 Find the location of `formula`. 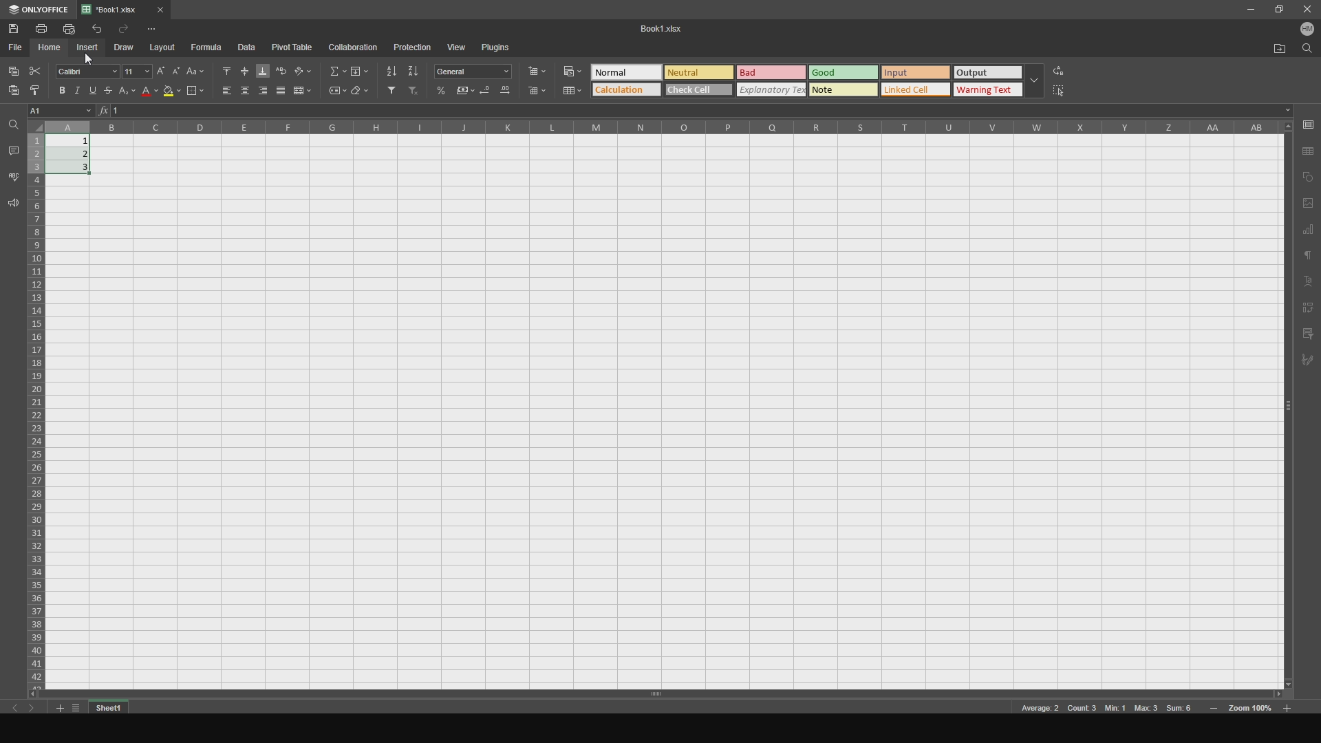

formula is located at coordinates (208, 47).